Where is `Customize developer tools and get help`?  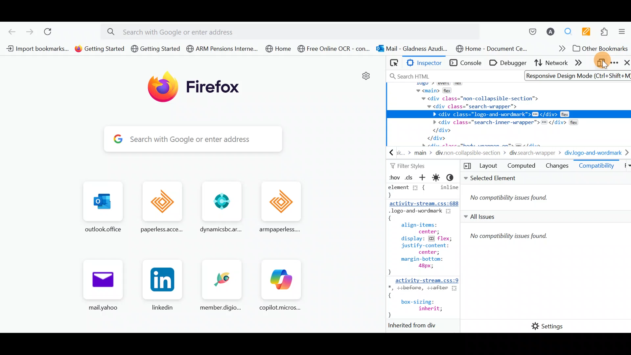
Customize developer tools and get help is located at coordinates (614, 63).